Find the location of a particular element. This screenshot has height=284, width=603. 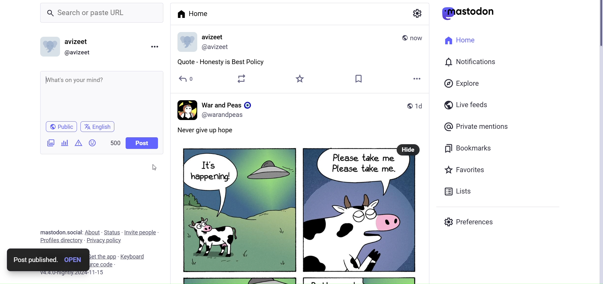

Profile picture is located at coordinates (187, 42).